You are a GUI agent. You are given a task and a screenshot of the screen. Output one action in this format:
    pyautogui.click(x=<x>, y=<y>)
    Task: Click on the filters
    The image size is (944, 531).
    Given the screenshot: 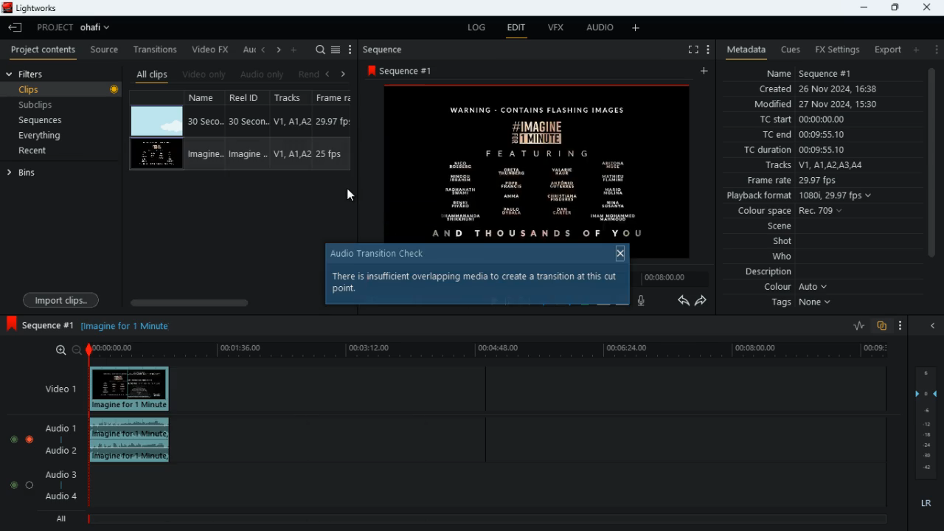 What is the action you would take?
    pyautogui.click(x=28, y=74)
    